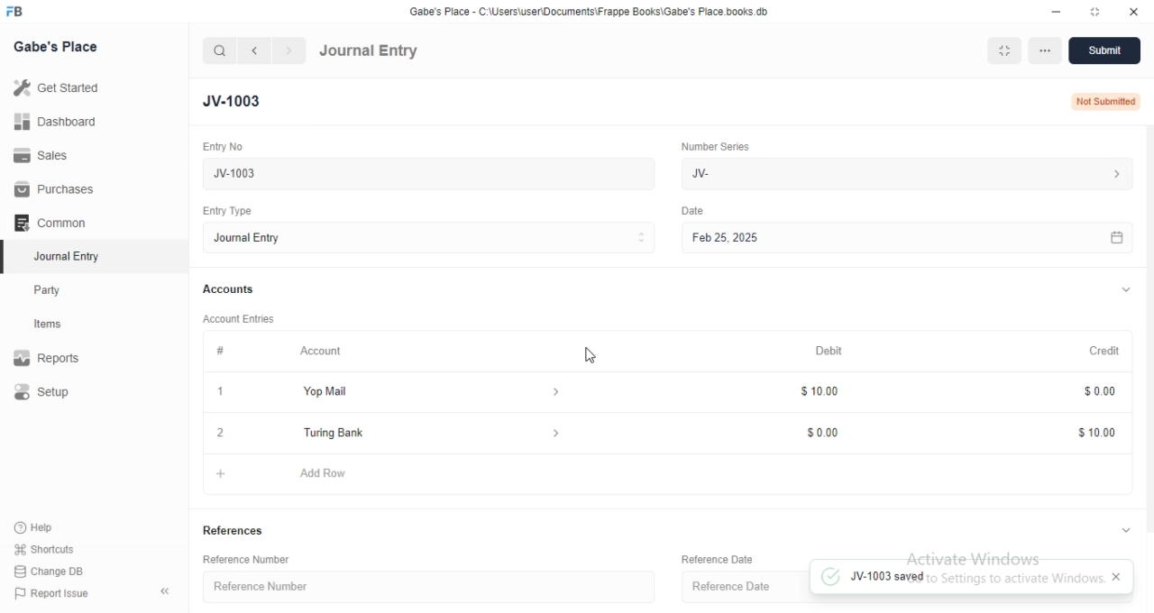  Describe the element at coordinates (221, 392) in the screenshot. I see `1` at that location.